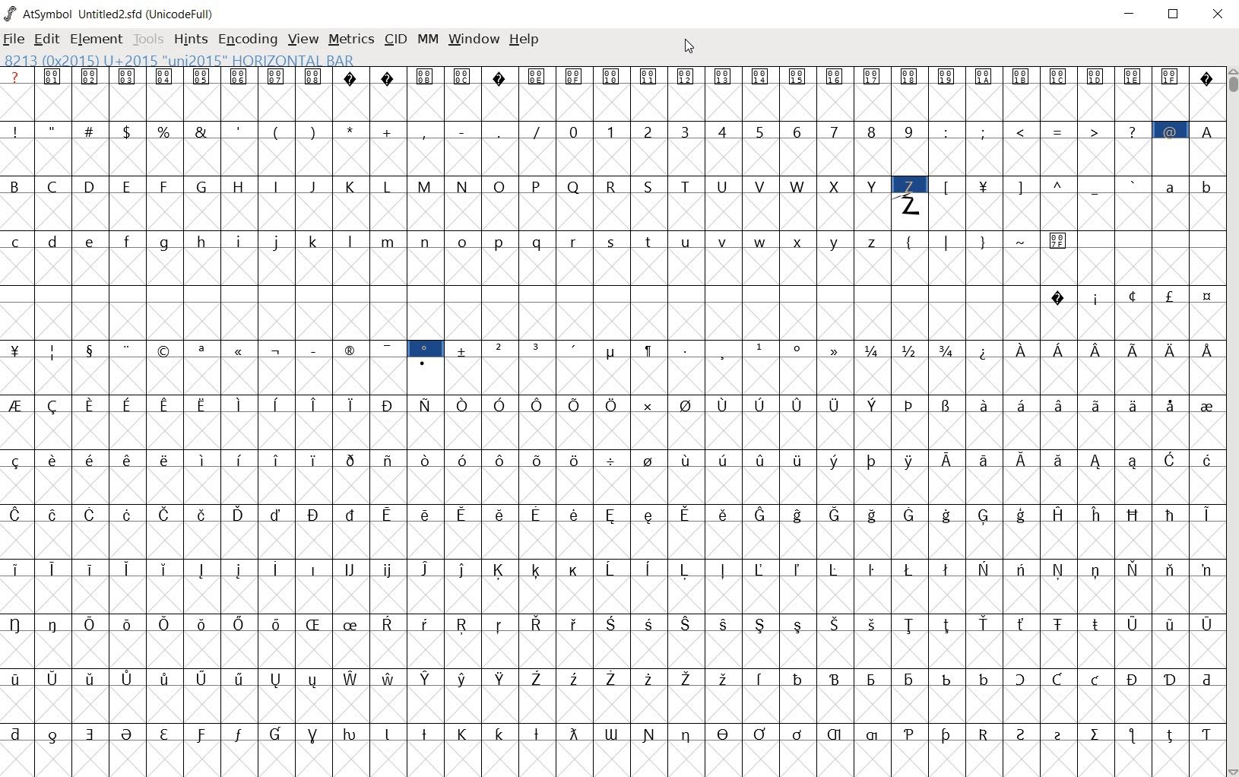  I want to click on ENCODING, so click(248, 40).